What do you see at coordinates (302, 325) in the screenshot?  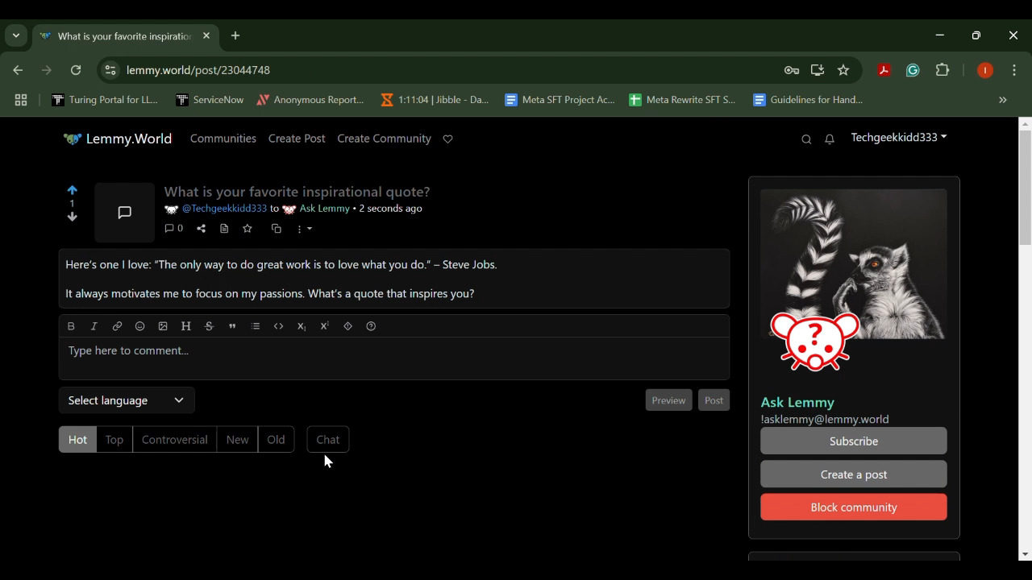 I see `Subscript` at bounding box center [302, 325].